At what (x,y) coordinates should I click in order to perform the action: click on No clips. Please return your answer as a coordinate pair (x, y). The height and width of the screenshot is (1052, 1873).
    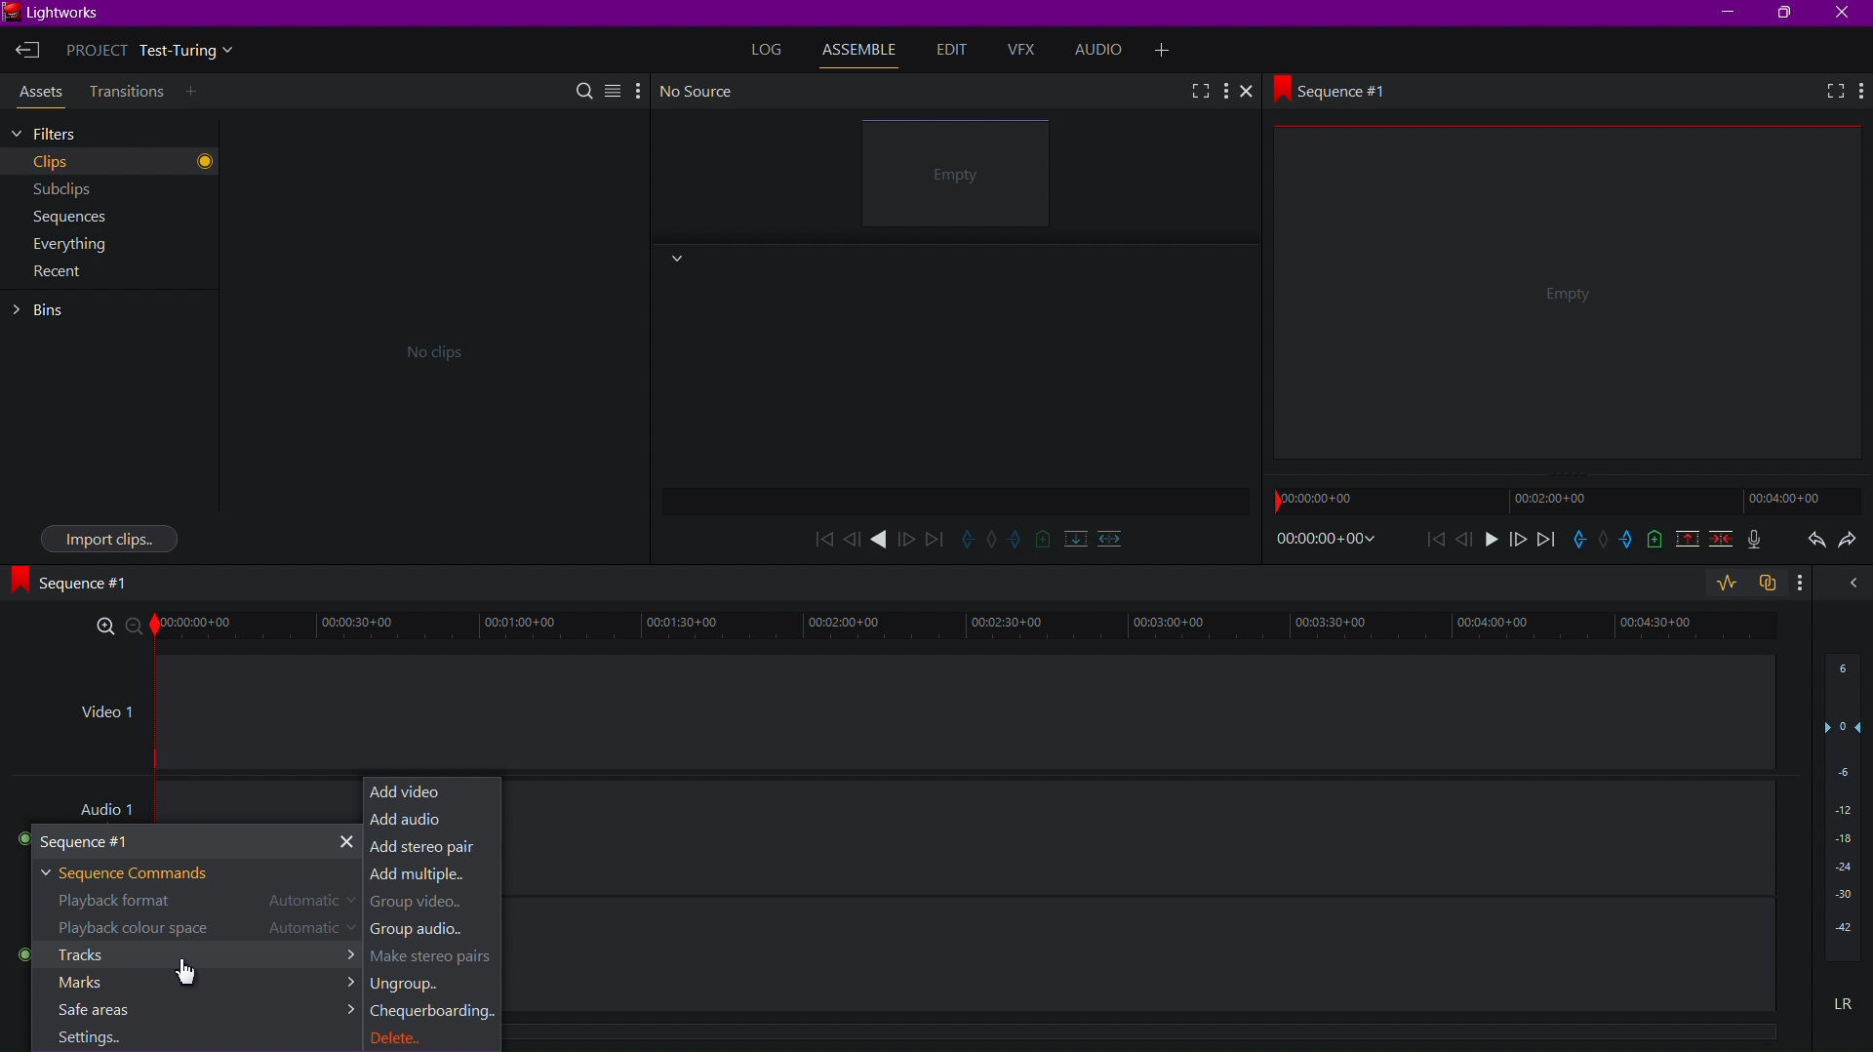
    Looking at the image, I should click on (428, 349).